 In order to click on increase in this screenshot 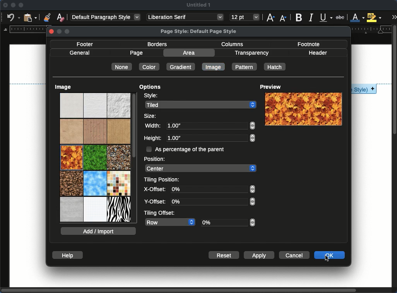, I will do `click(271, 17)`.